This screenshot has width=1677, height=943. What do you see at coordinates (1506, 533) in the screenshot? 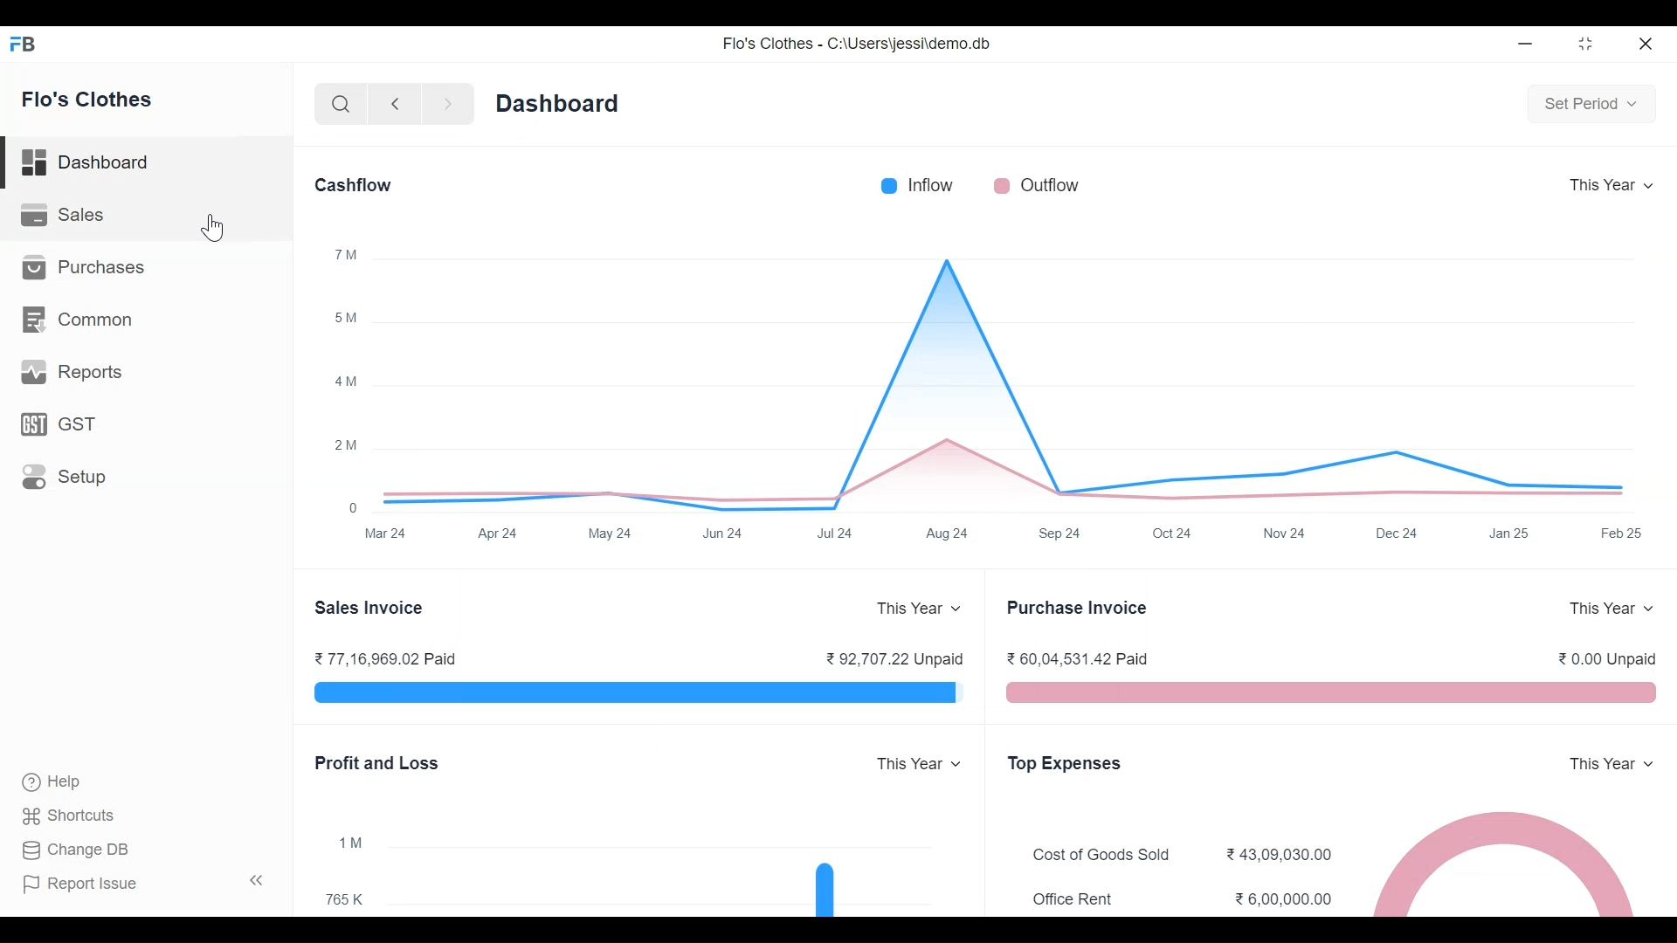
I see `Jan 25` at bounding box center [1506, 533].